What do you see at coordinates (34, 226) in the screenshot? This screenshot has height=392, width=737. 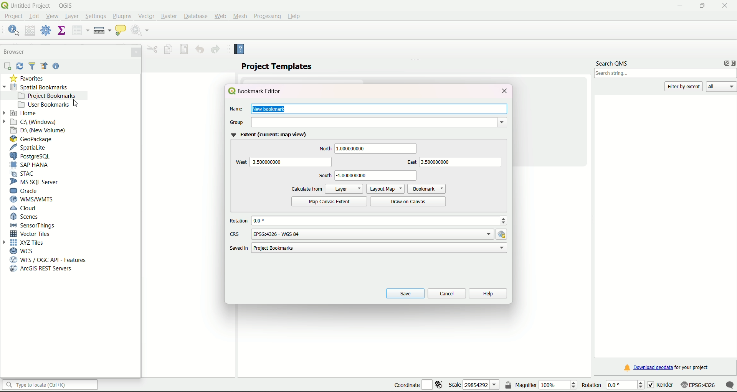 I see `Sensor Things` at bounding box center [34, 226].